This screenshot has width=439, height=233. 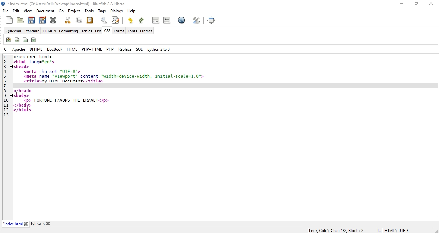 I want to click on 1, so click(x=5, y=57).